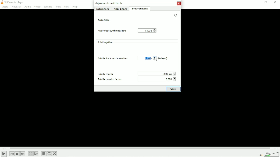 The width and height of the screenshot is (280, 157). What do you see at coordinates (27, 7) in the screenshot?
I see `Audio` at bounding box center [27, 7].